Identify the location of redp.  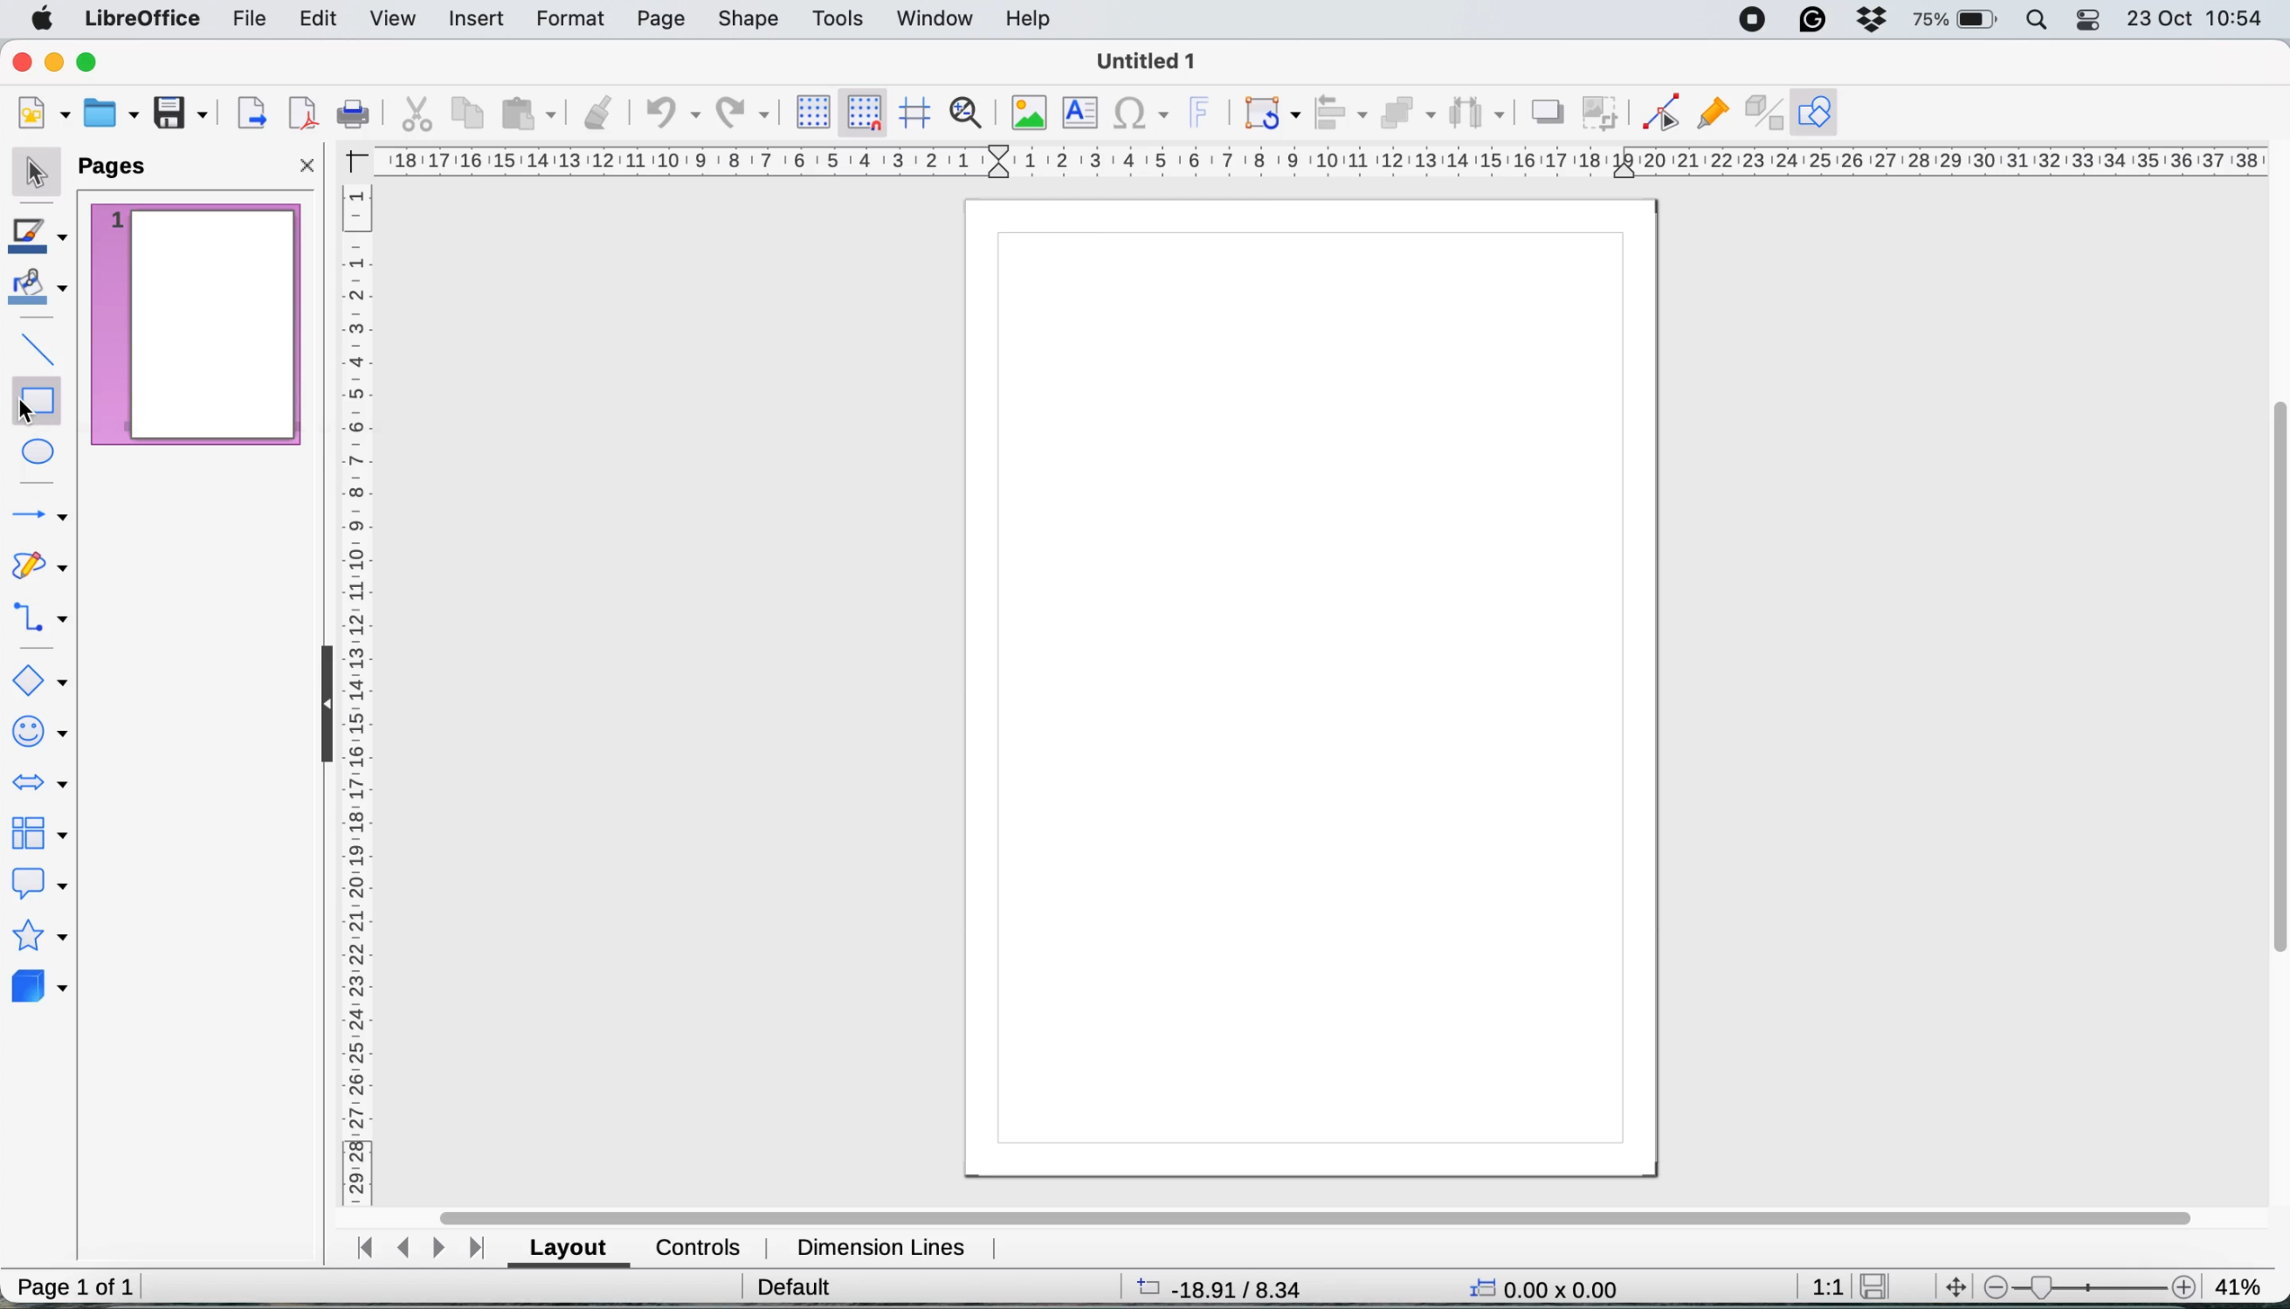
(738, 115).